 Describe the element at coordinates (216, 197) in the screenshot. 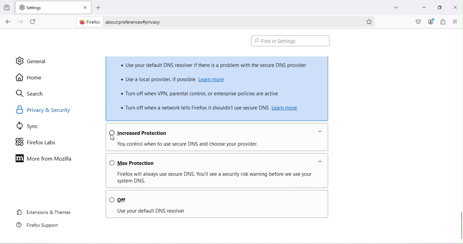

I see `Off` at that location.